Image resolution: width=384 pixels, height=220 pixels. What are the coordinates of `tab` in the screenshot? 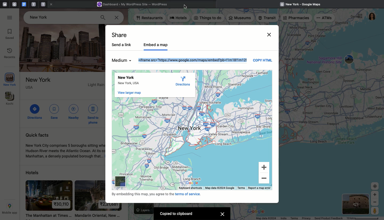 It's located at (44, 4).